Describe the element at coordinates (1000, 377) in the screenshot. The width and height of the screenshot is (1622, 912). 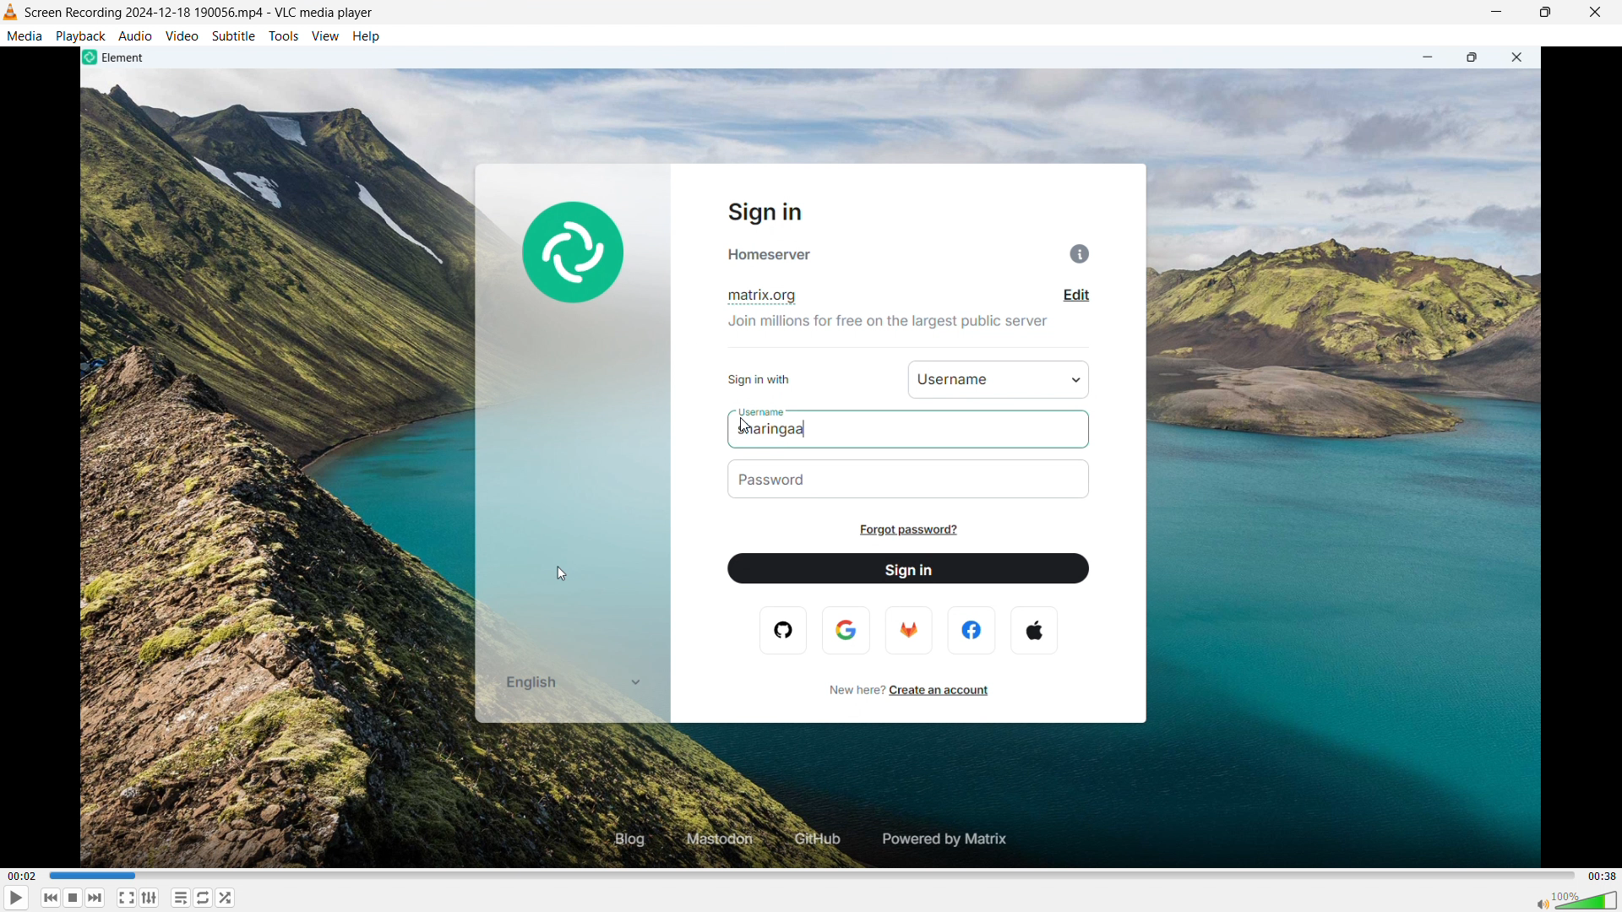
I see `username` at that location.